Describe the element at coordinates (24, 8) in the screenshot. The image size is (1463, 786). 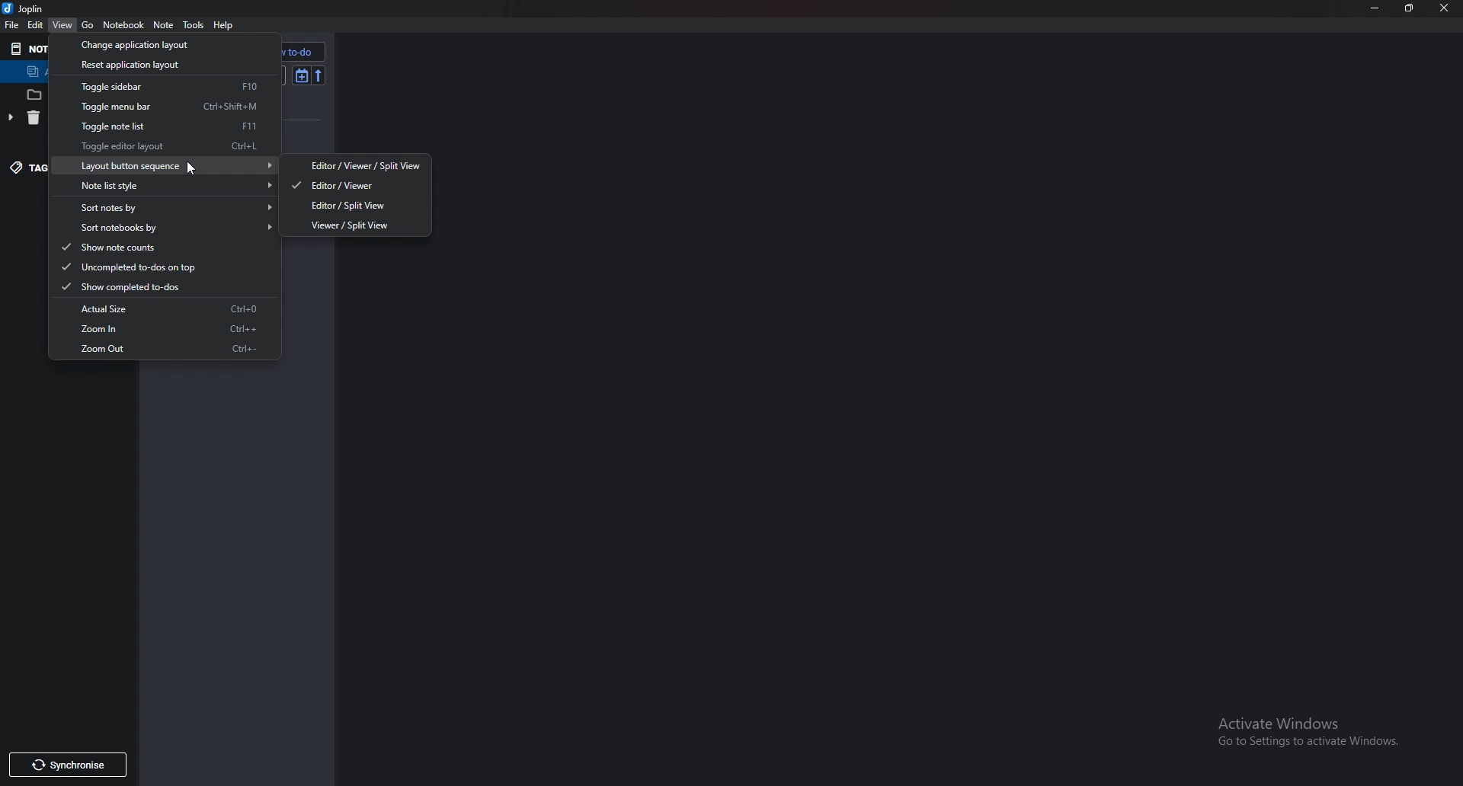
I see `joplin` at that location.